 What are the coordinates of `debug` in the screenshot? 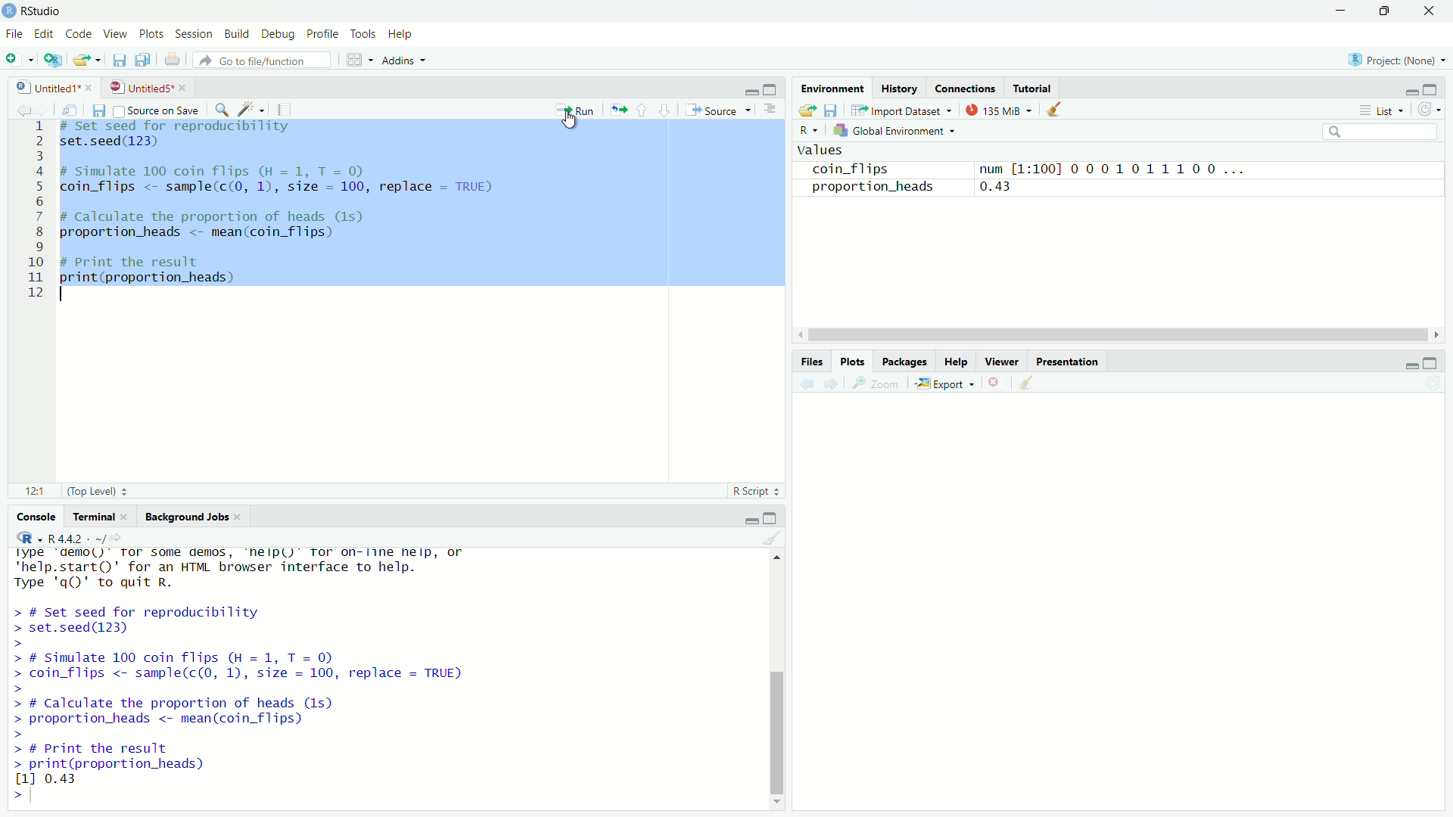 It's located at (281, 35).